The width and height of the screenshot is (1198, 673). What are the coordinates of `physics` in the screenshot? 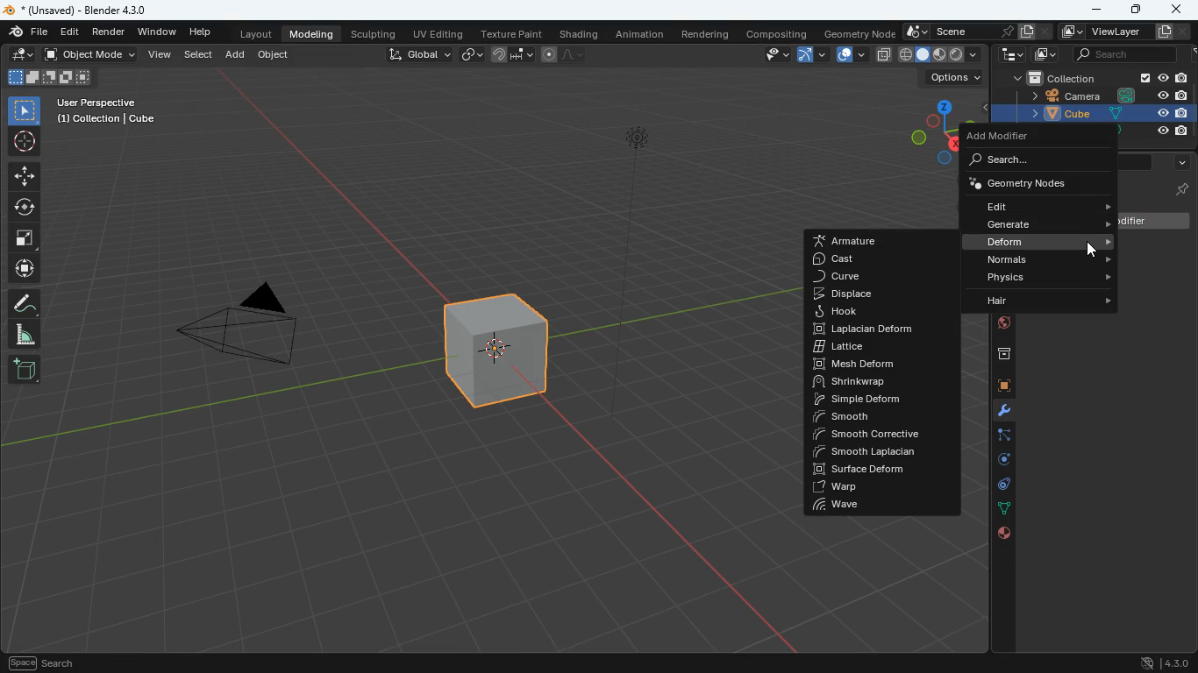 It's located at (1048, 280).